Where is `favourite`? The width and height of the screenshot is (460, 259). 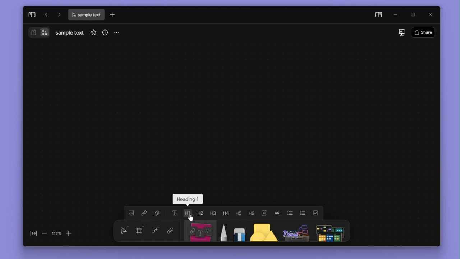 favourite is located at coordinates (93, 32).